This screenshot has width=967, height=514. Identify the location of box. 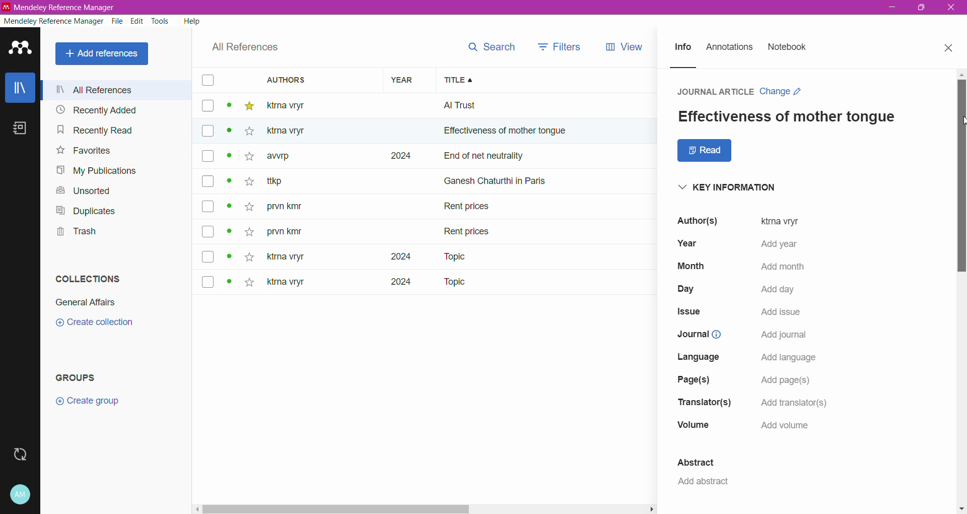
(206, 81).